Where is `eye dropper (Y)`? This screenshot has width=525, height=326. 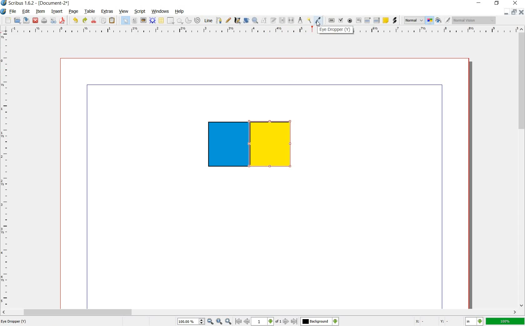 eye dropper (Y) is located at coordinates (335, 30).